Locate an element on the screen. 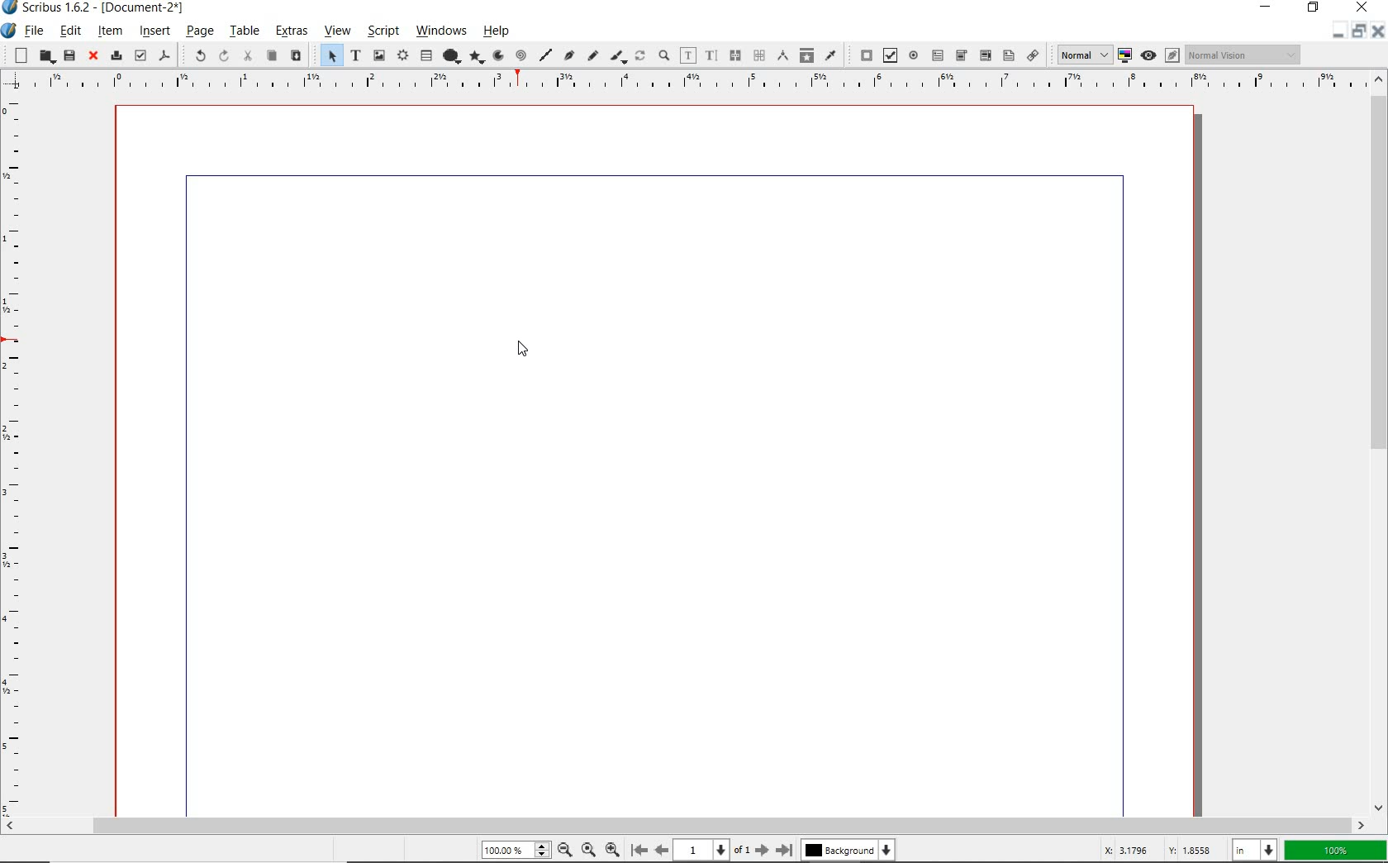 This screenshot has height=863, width=1388. spiral is located at coordinates (521, 53).